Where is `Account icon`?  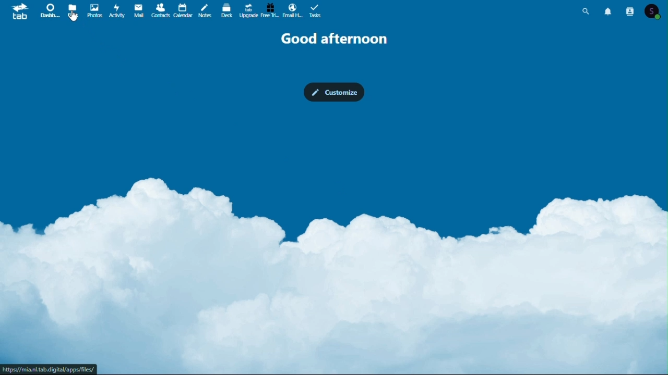 Account icon is located at coordinates (652, 10).